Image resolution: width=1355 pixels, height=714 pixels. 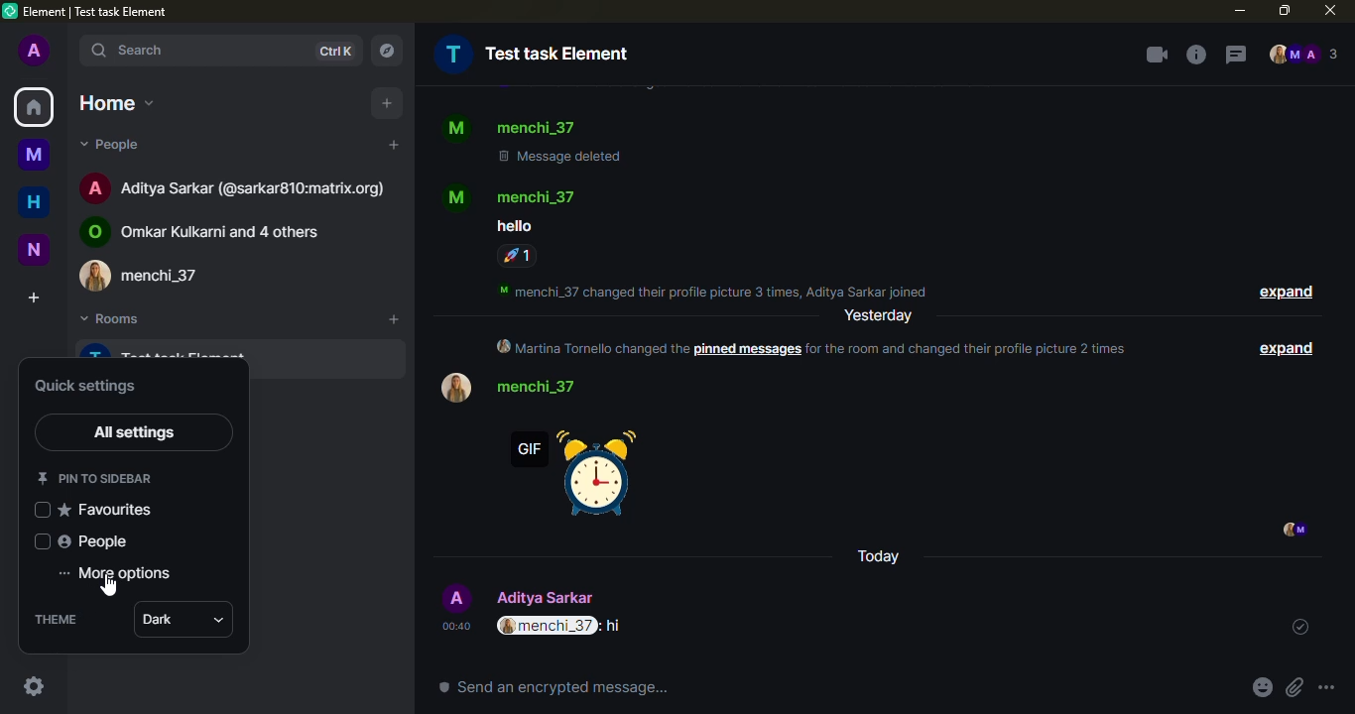 What do you see at coordinates (11, 11) in the screenshot?
I see `logo` at bounding box center [11, 11].